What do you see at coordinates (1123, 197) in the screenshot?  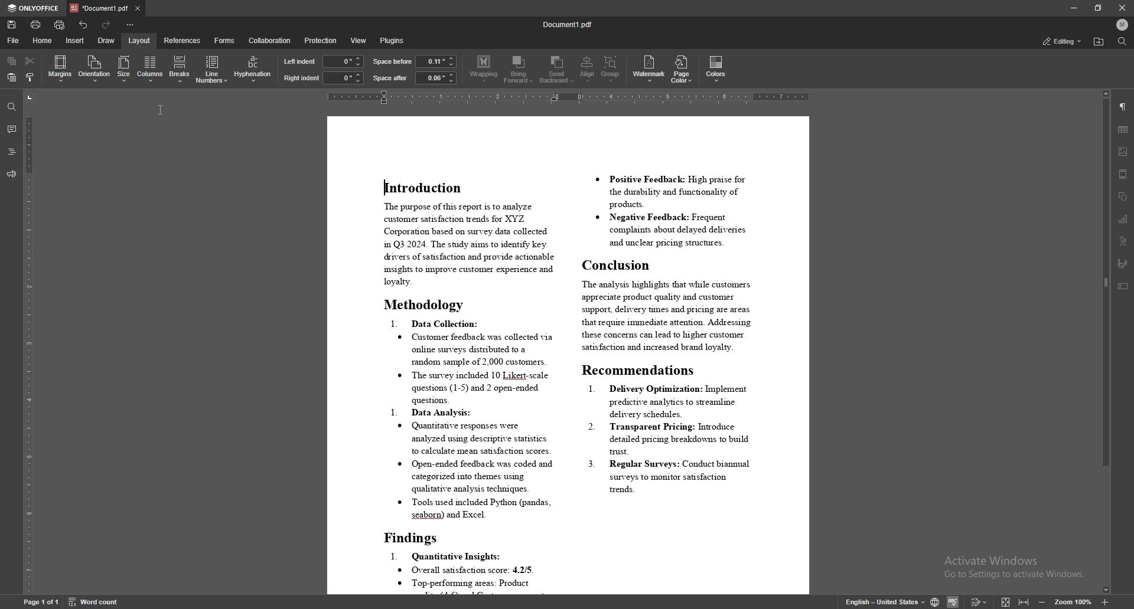 I see `shapes` at bounding box center [1123, 197].